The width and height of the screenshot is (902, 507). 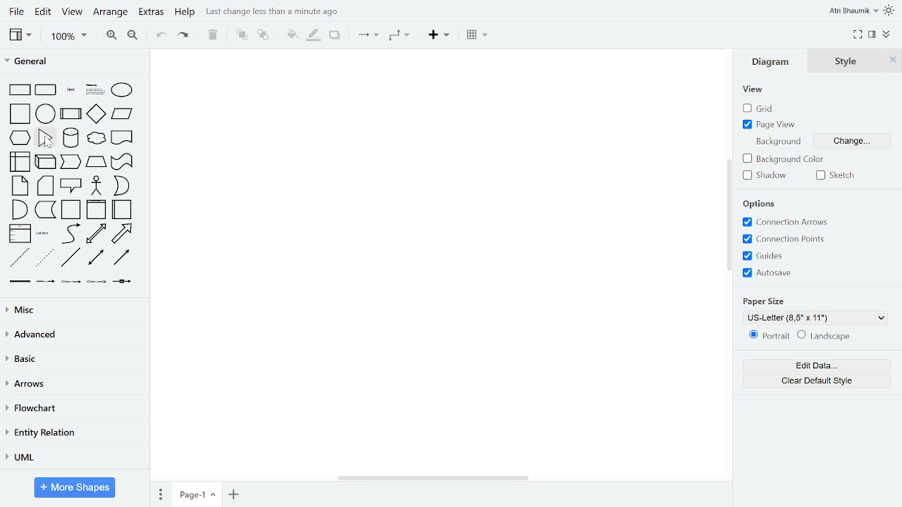 What do you see at coordinates (73, 12) in the screenshot?
I see `view` at bounding box center [73, 12].